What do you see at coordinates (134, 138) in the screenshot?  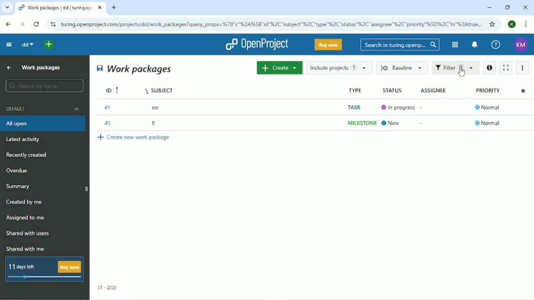 I see `Create new work package` at bounding box center [134, 138].